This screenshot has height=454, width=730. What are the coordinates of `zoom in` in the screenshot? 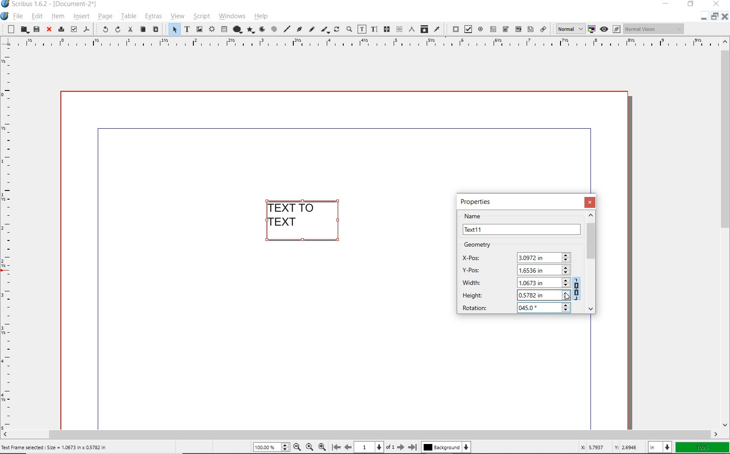 It's located at (324, 446).